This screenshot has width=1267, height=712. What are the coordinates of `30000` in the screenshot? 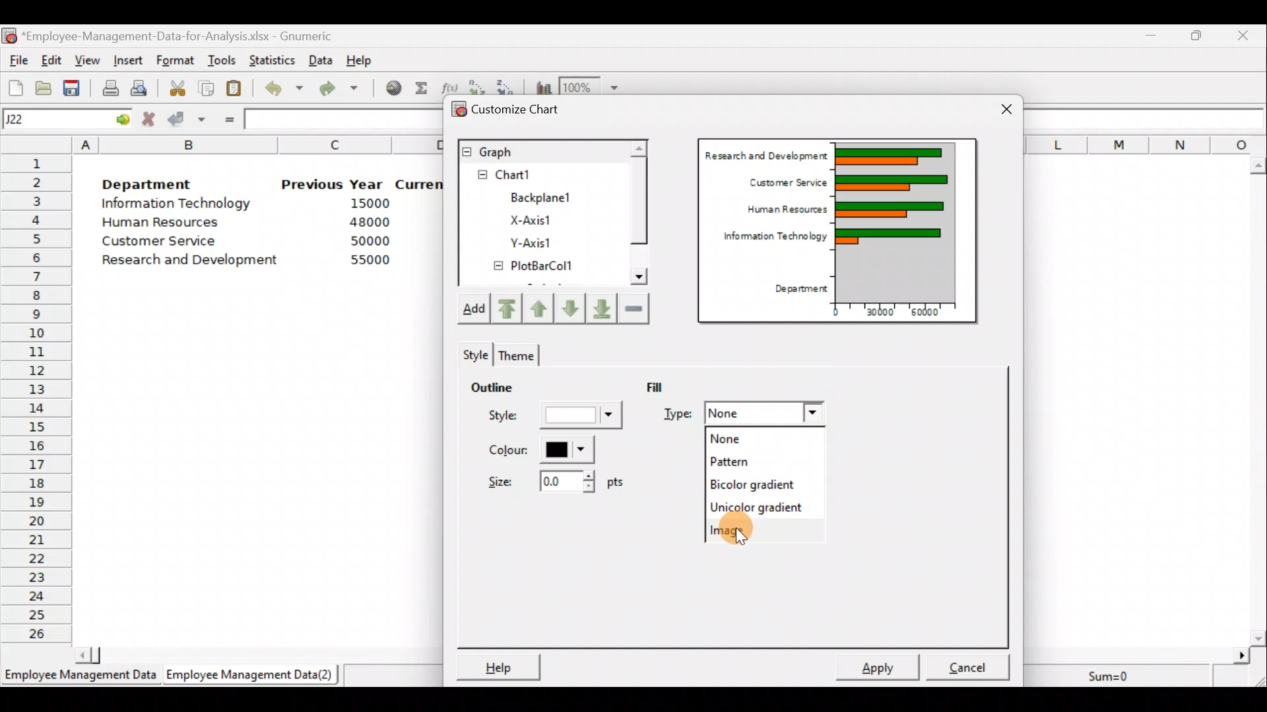 It's located at (876, 313).